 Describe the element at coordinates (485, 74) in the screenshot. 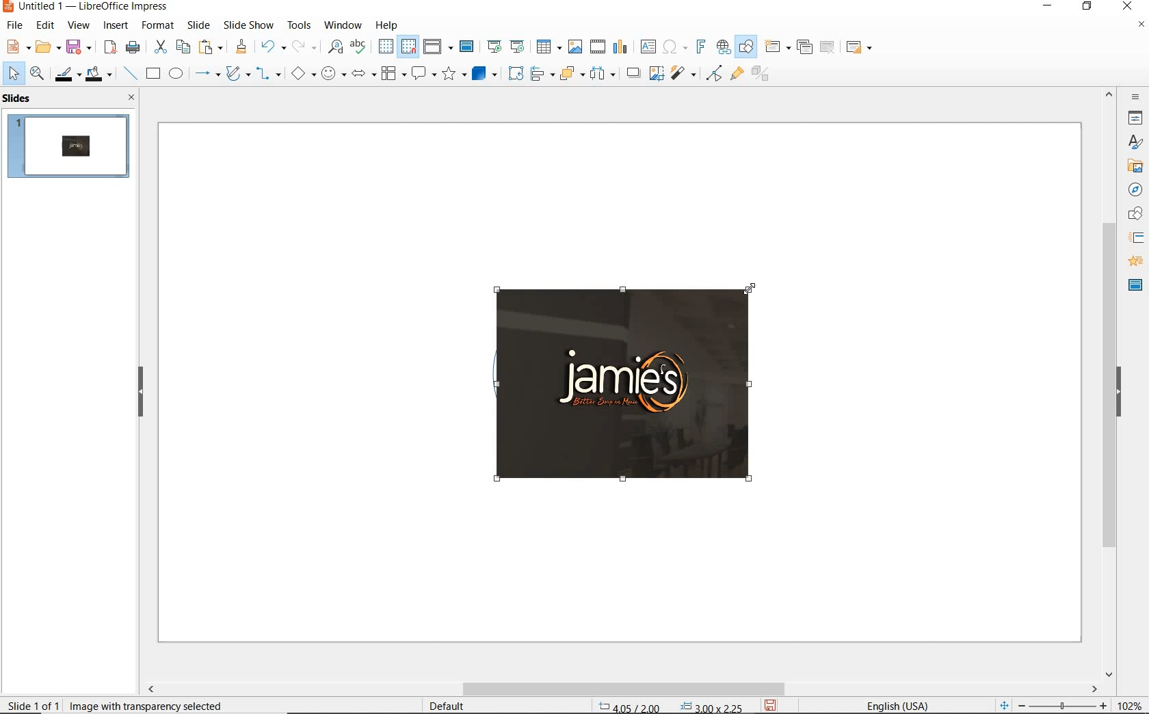

I see `3d objects` at that location.